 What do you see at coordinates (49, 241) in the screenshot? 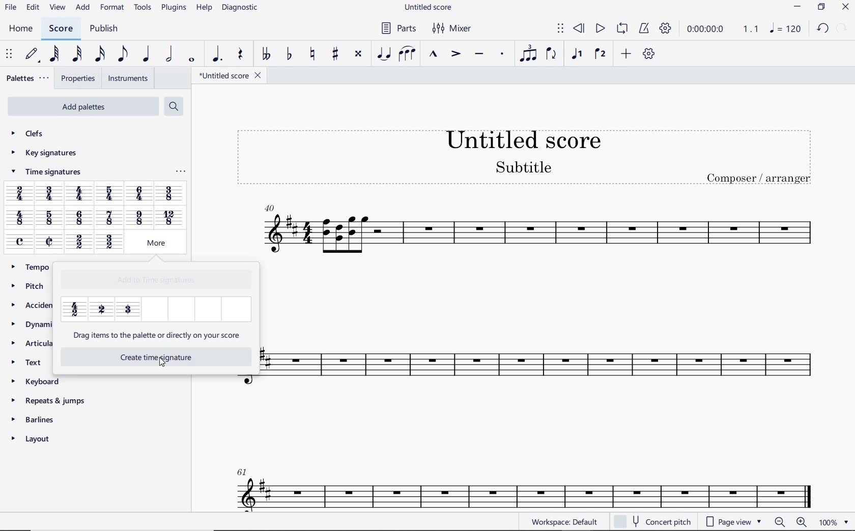
I see `cut time` at bounding box center [49, 241].